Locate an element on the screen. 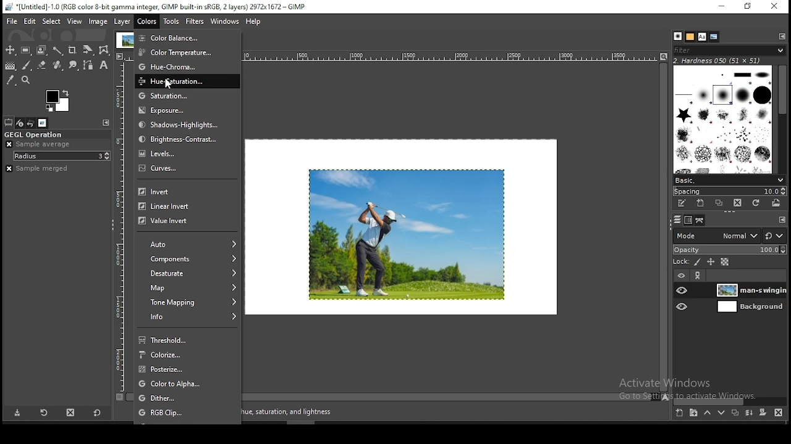 Image resolution: width=791 pixels, height=444 pixels. new layer group is located at coordinates (679, 413).